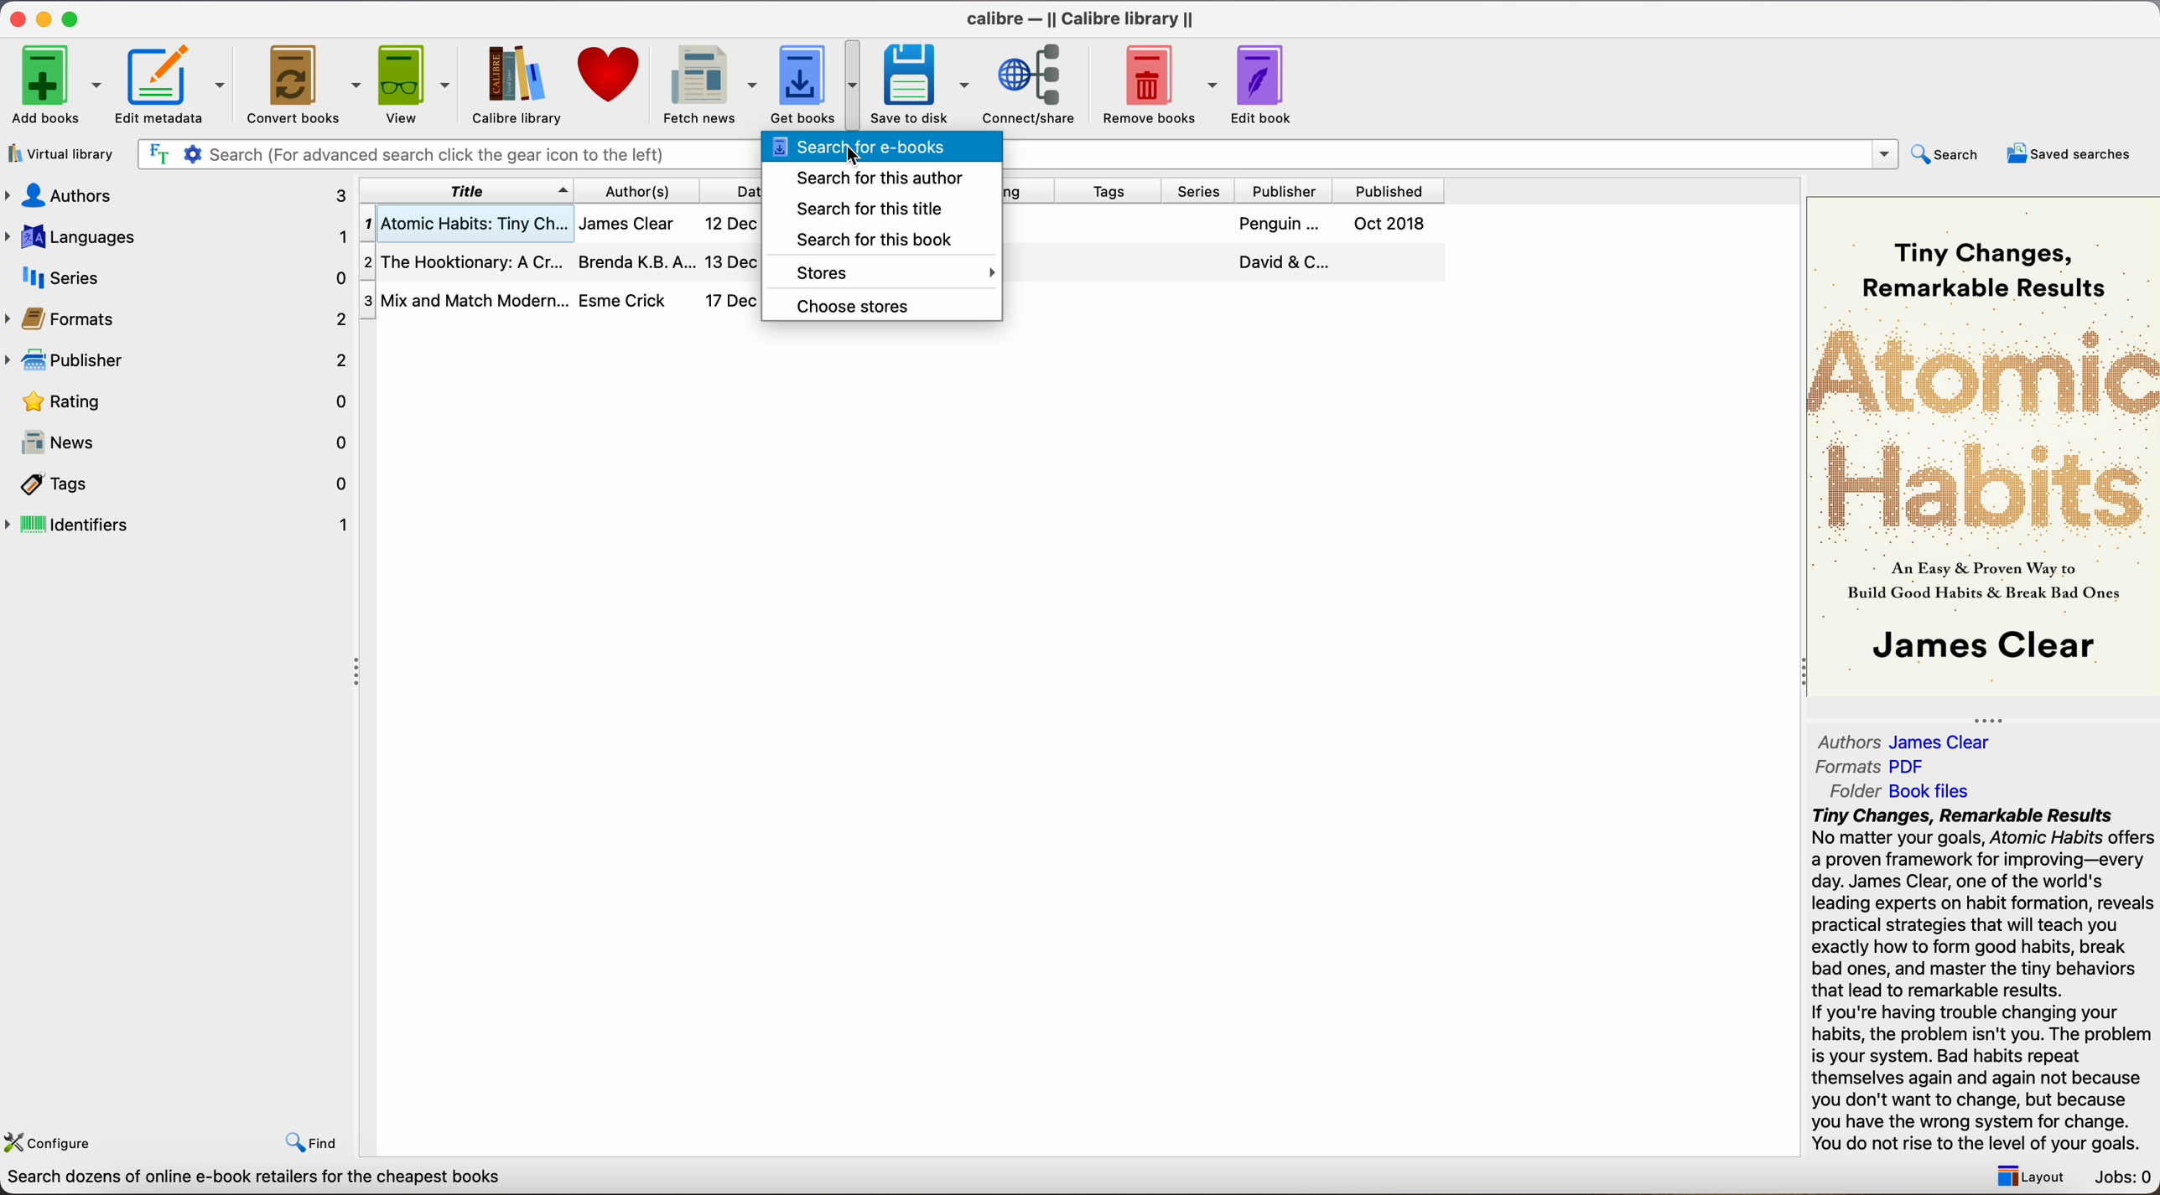 The height and width of the screenshot is (1195, 2160). Describe the element at coordinates (465, 302) in the screenshot. I see `Mix and Match Modern...` at that location.